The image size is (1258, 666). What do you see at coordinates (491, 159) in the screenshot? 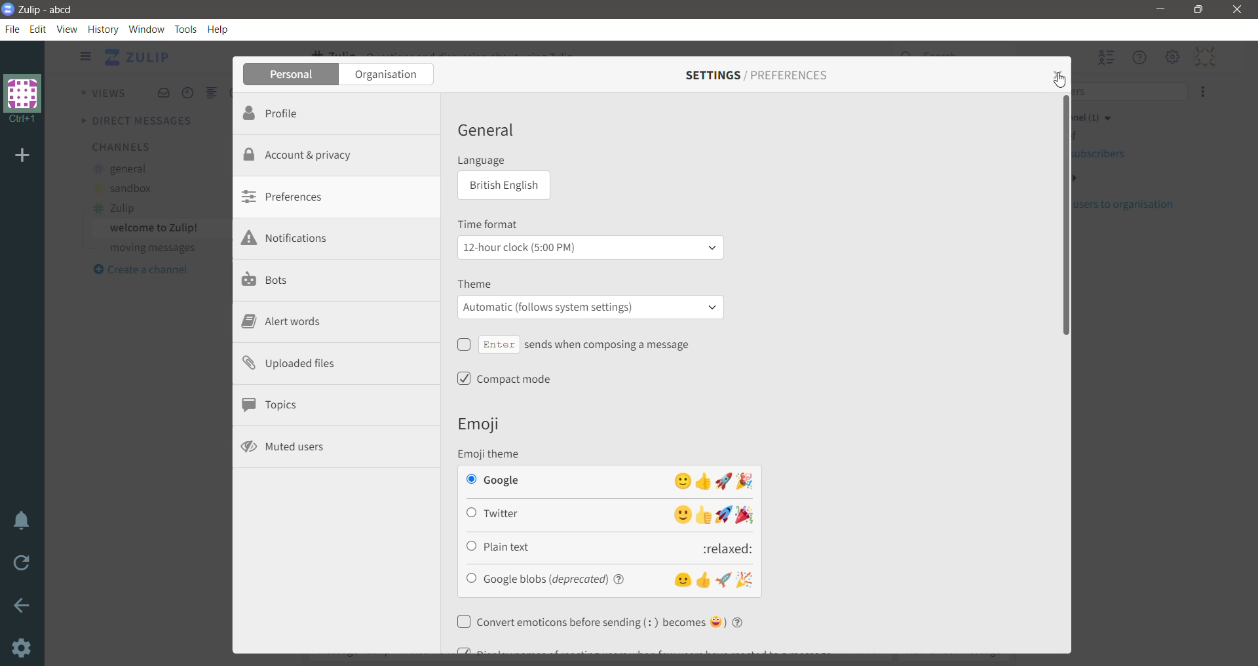
I see `Language` at bounding box center [491, 159].